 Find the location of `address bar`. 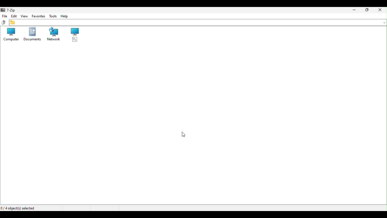

address bar is located at coordinates (197, 23).